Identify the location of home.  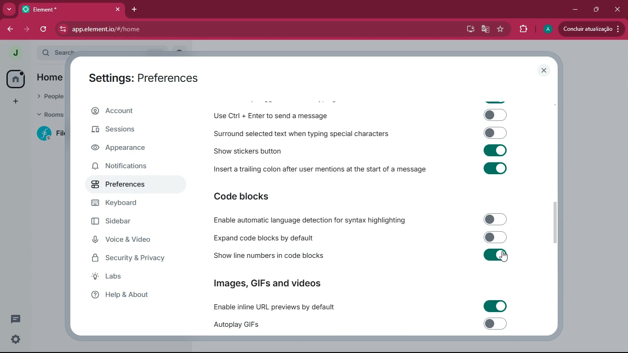
(15, 79).